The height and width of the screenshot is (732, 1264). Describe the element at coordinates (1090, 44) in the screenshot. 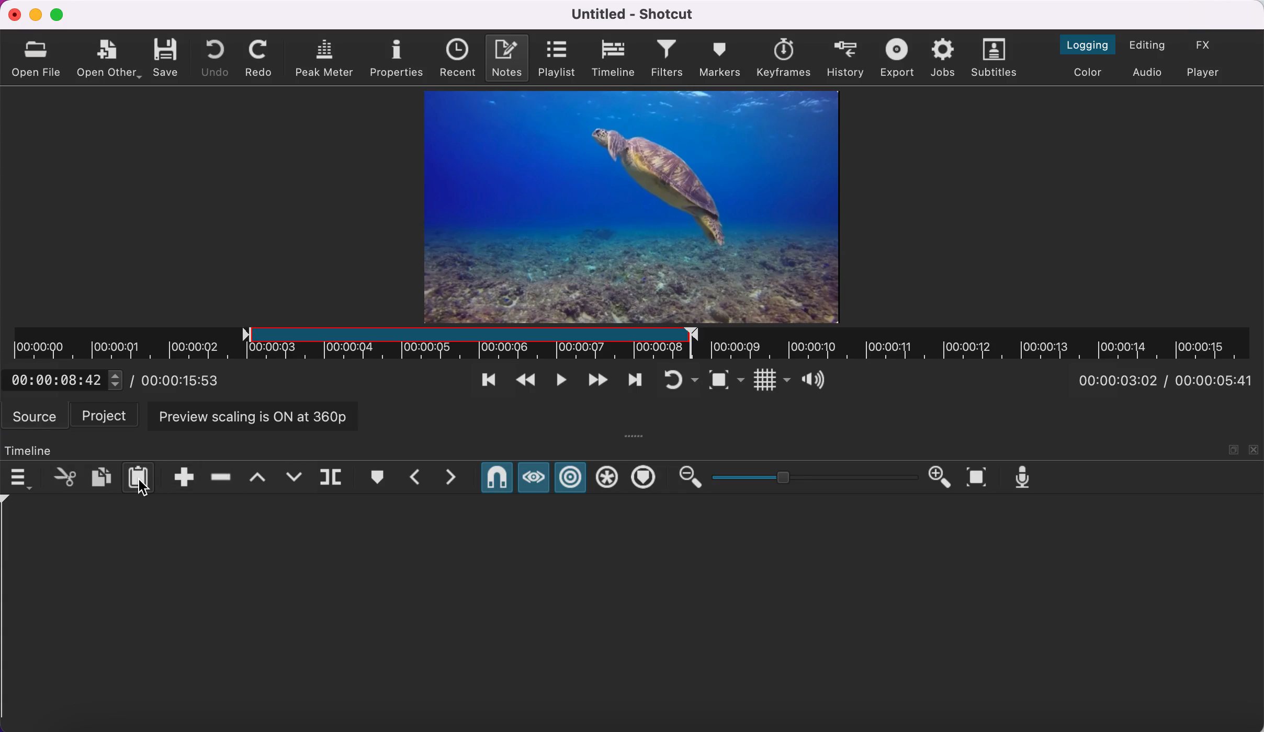

I see `switch to the logging layout` at that location.